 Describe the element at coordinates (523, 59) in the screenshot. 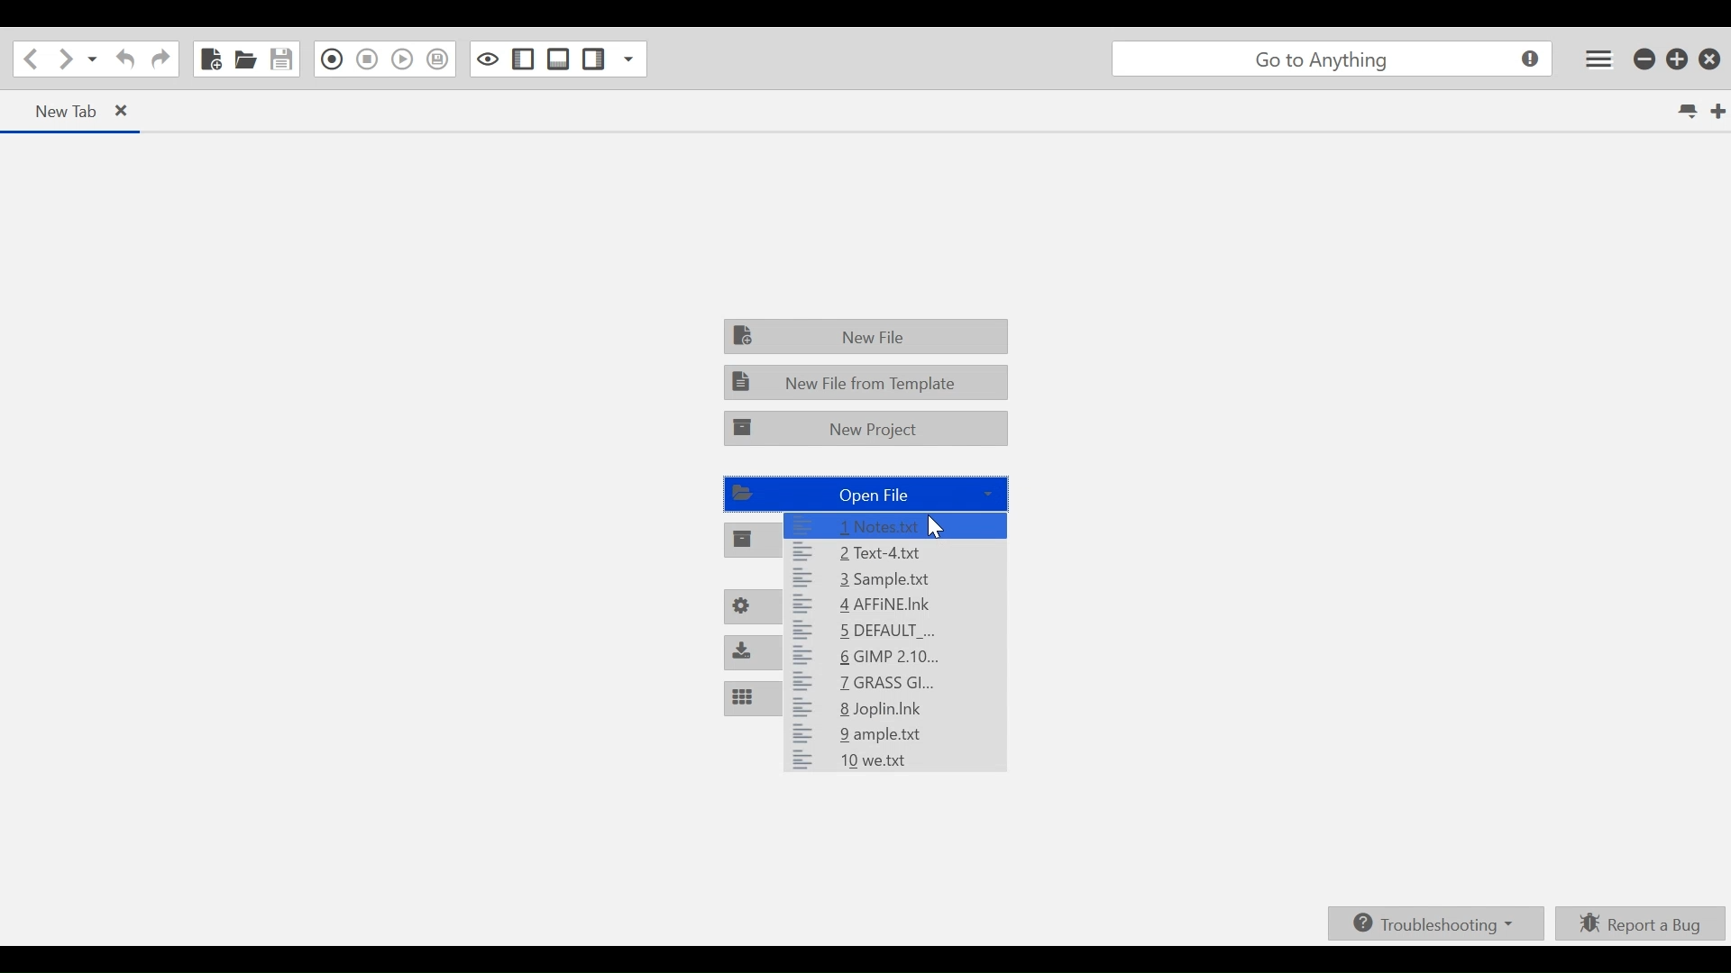

I see `Show/Hide Left Pane` at that location.